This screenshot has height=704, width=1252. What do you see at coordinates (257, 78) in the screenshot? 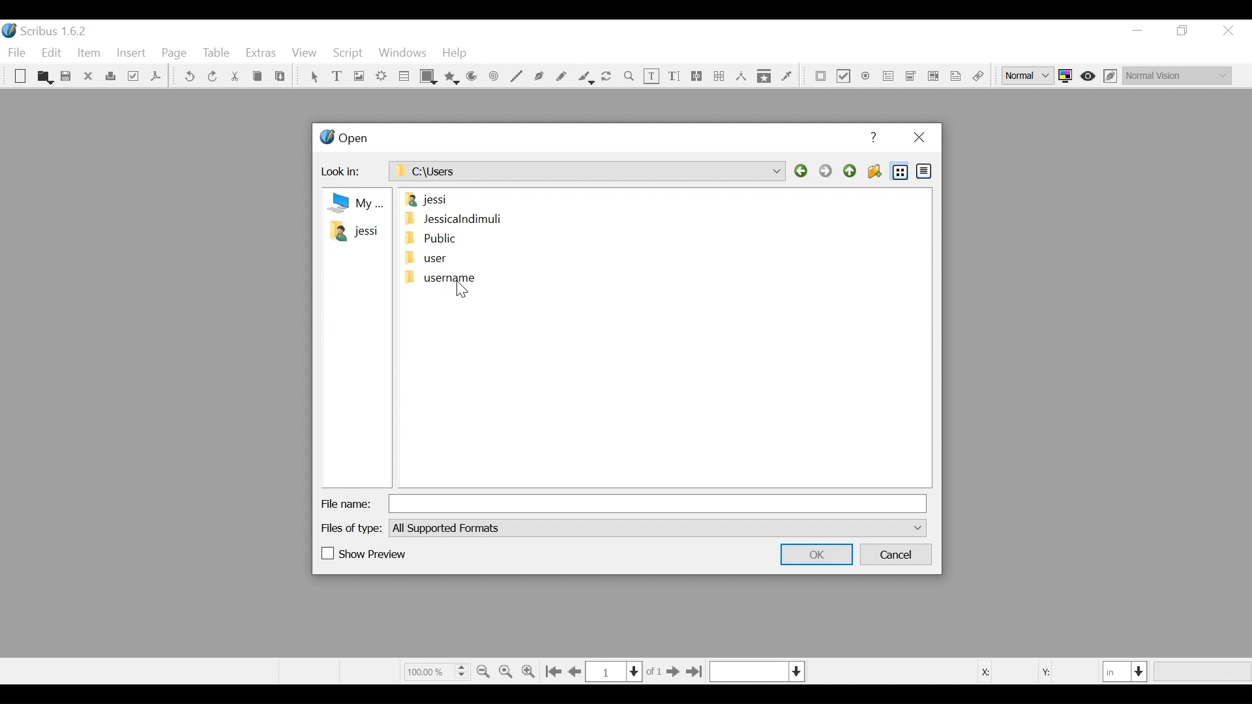
I see `Cop` at bounding box center [257, 78].